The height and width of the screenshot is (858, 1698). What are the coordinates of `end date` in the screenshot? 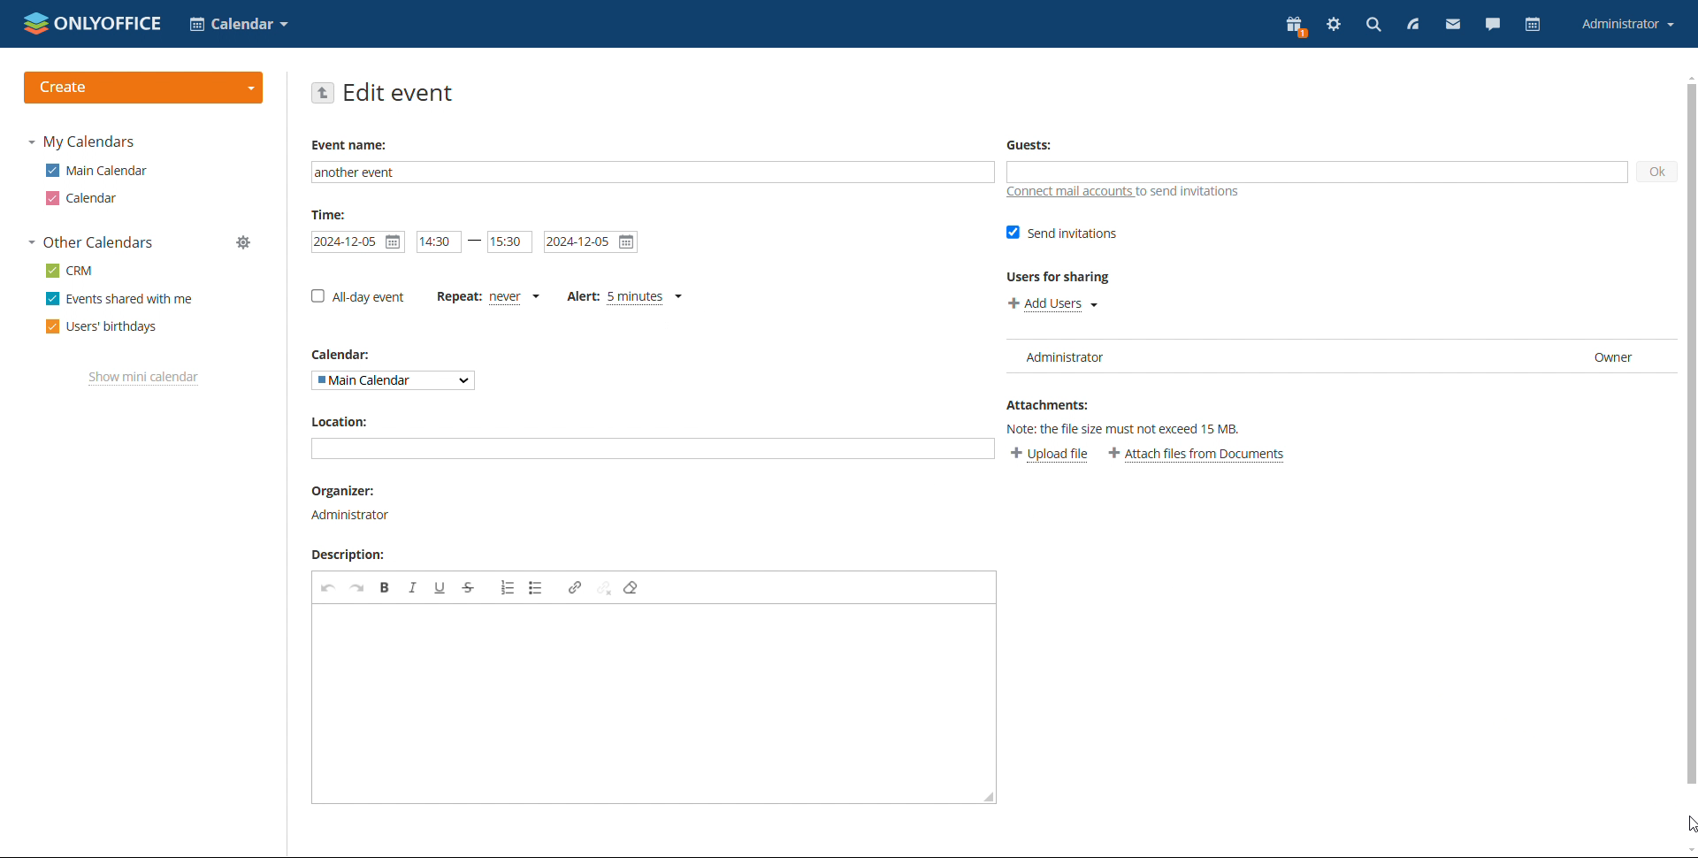 It's located at (592, 242).